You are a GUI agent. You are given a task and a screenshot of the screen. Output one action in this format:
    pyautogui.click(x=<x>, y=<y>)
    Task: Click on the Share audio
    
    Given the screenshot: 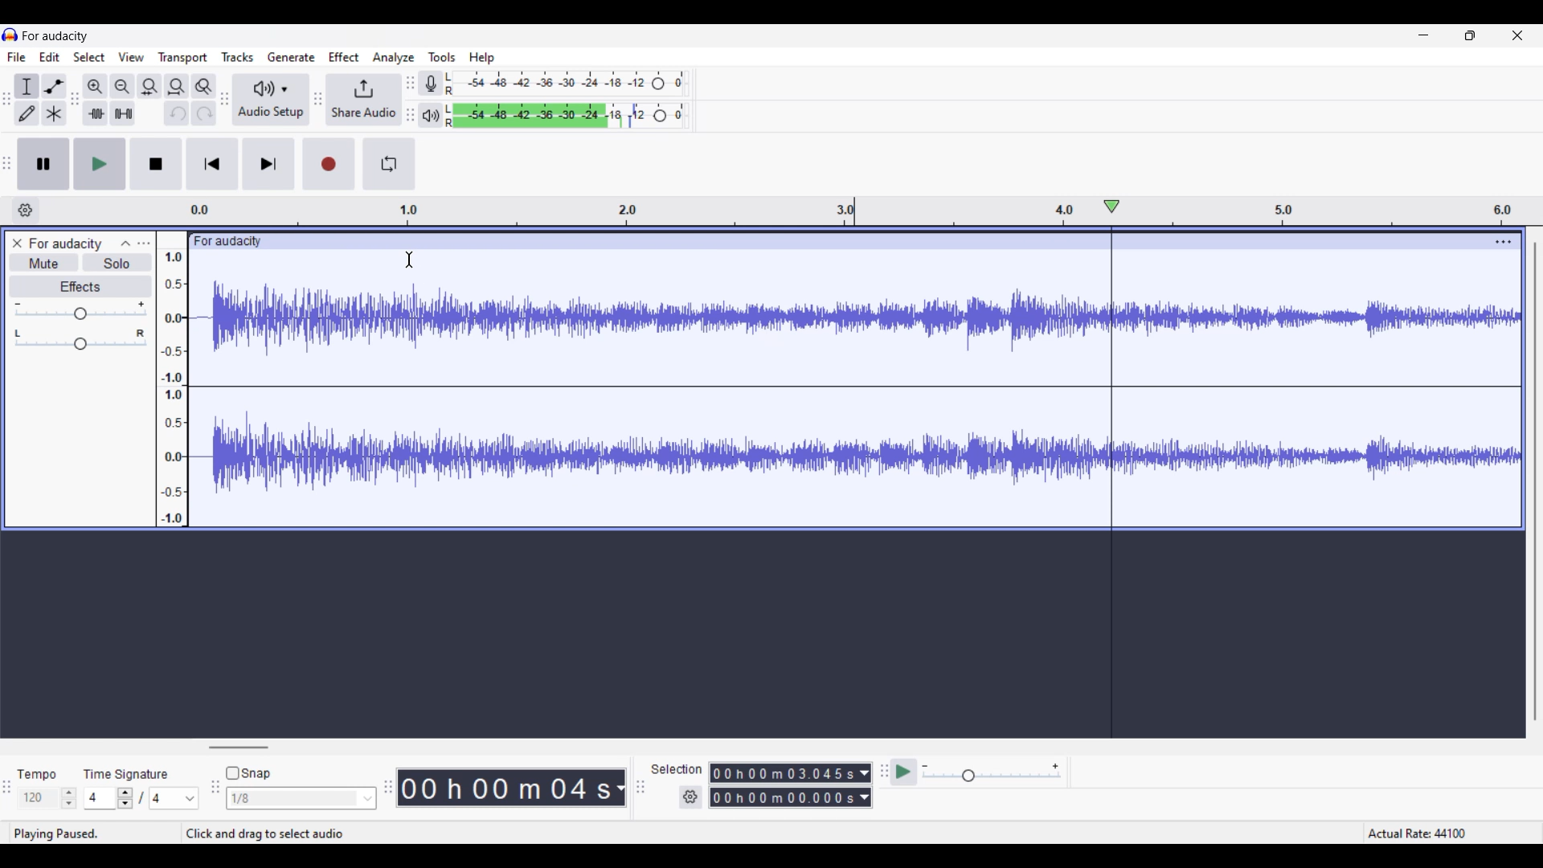 What is the action you would take?
    pyautogui.click(x=362, y=100)
    